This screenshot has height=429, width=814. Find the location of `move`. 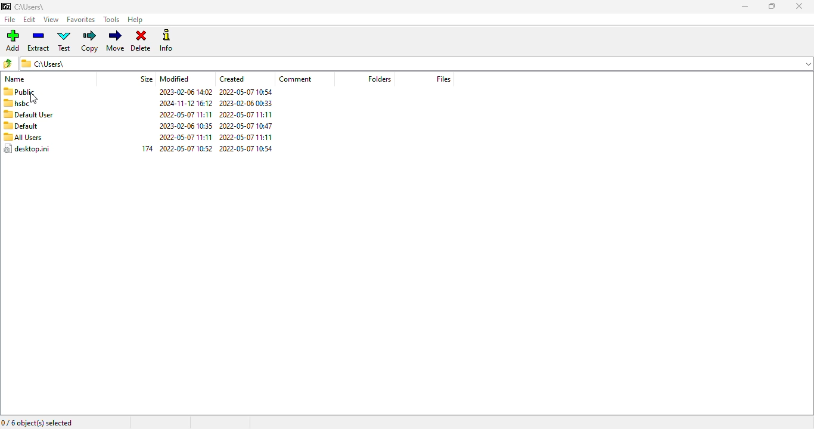

move is located at coordinates (116, 41).